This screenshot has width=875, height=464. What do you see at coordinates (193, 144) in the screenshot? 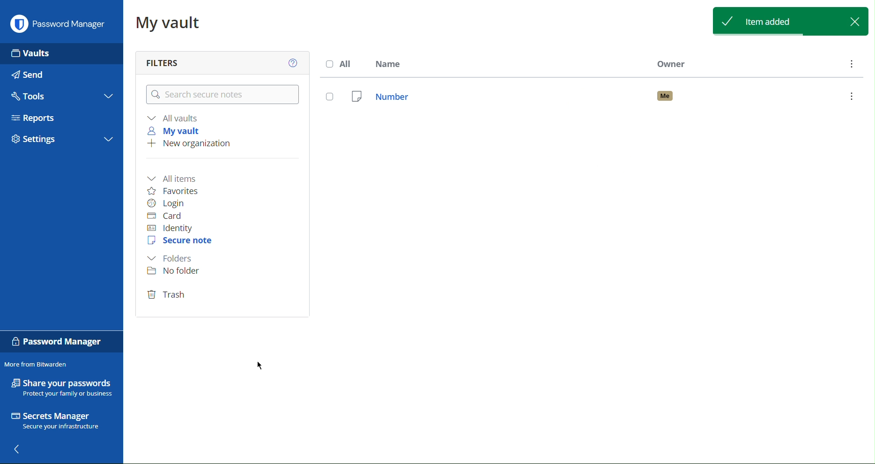
I see `New organization` at bounding box center [193, 144].